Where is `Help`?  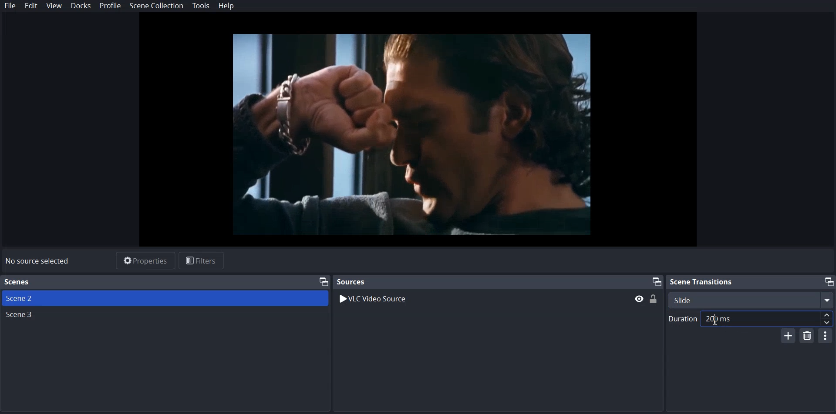
Help is located at coordinates (226, 7).